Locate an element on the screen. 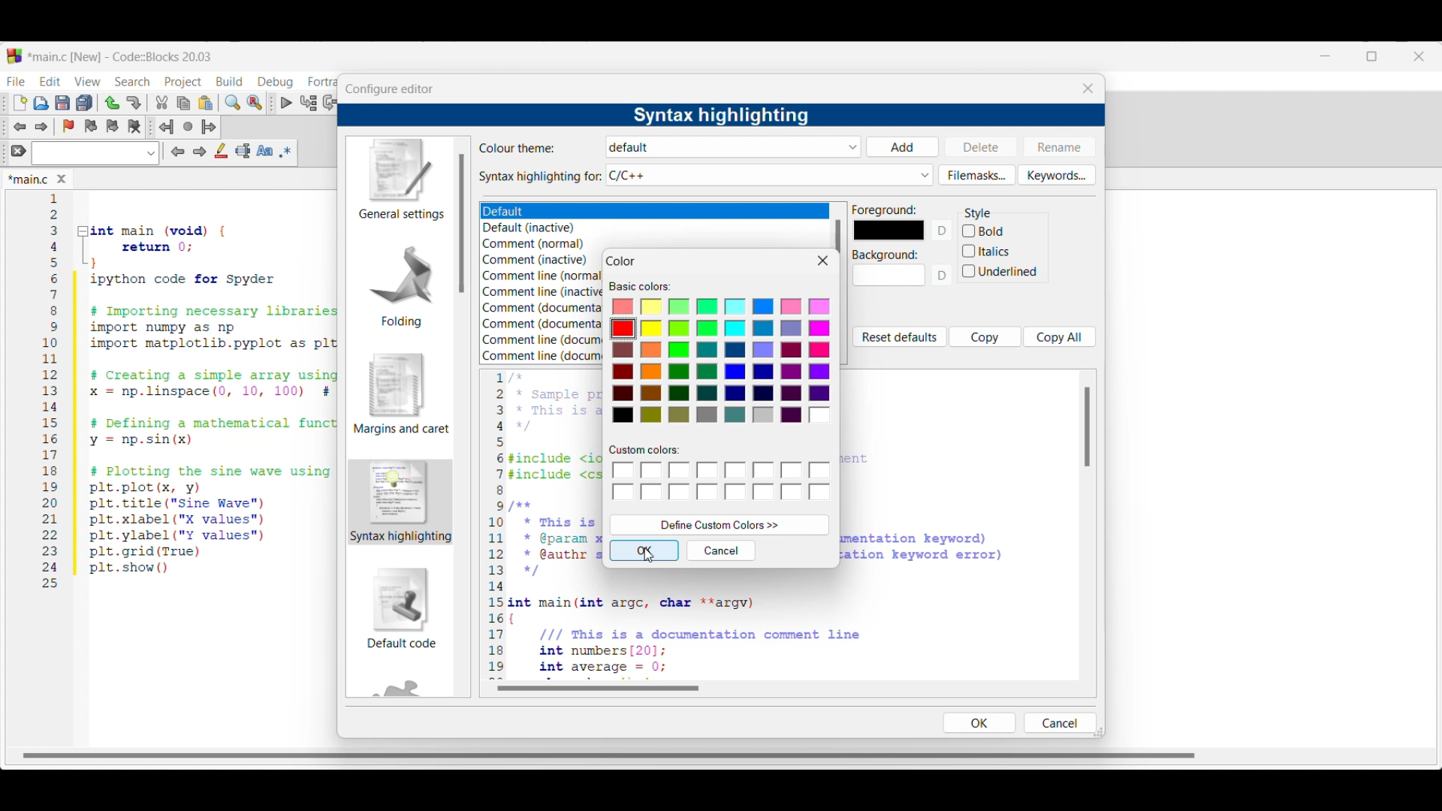  Theme options is located at coordinates (735, 147).